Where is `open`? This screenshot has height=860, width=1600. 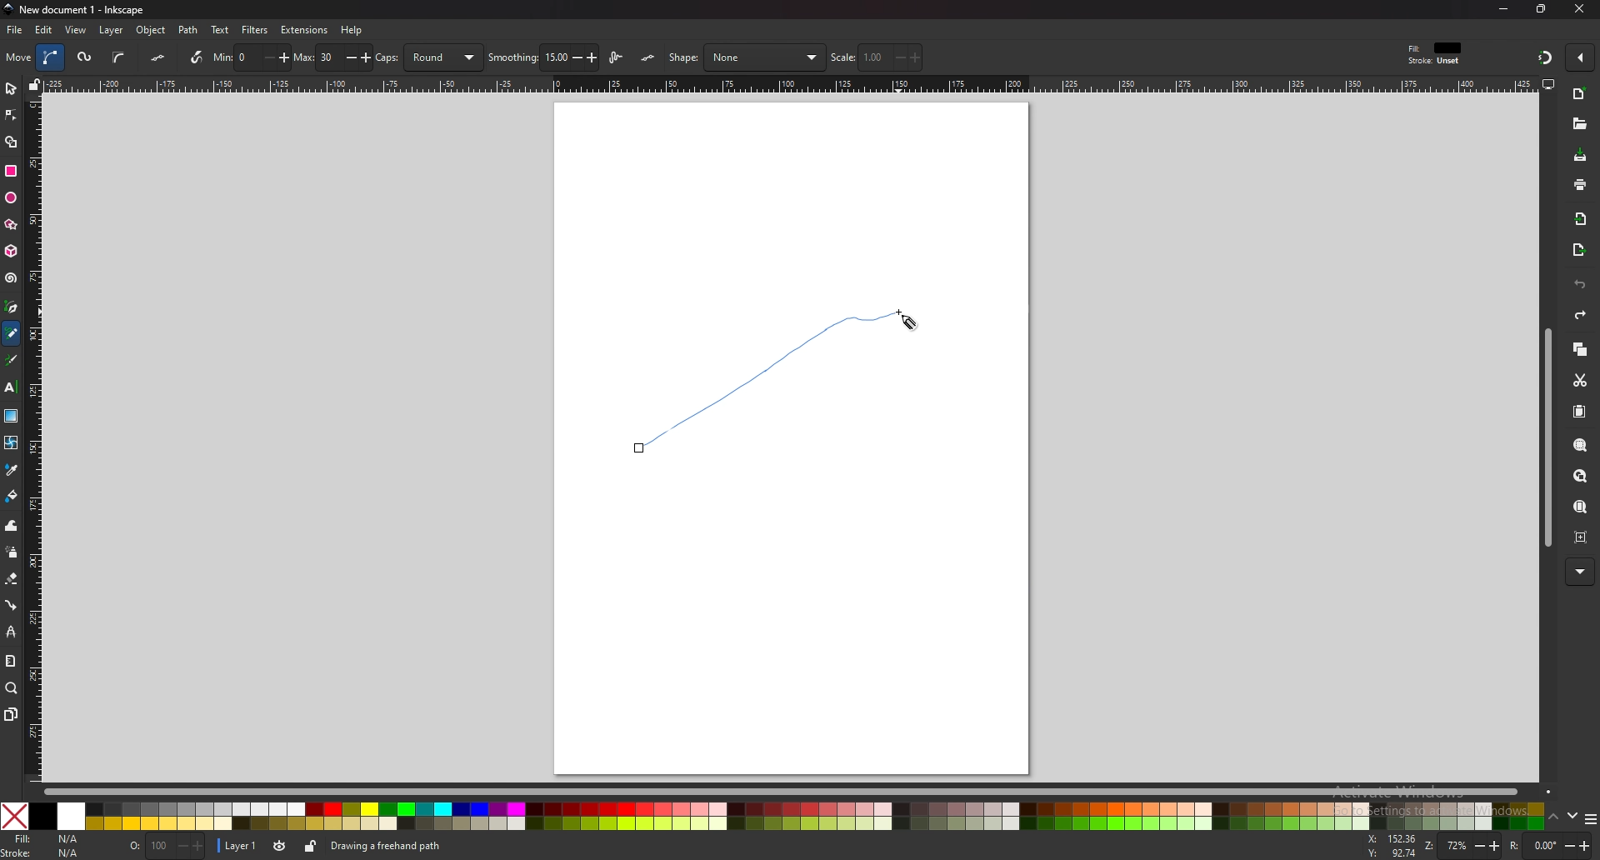 open is located at coordinates (1581, 122).